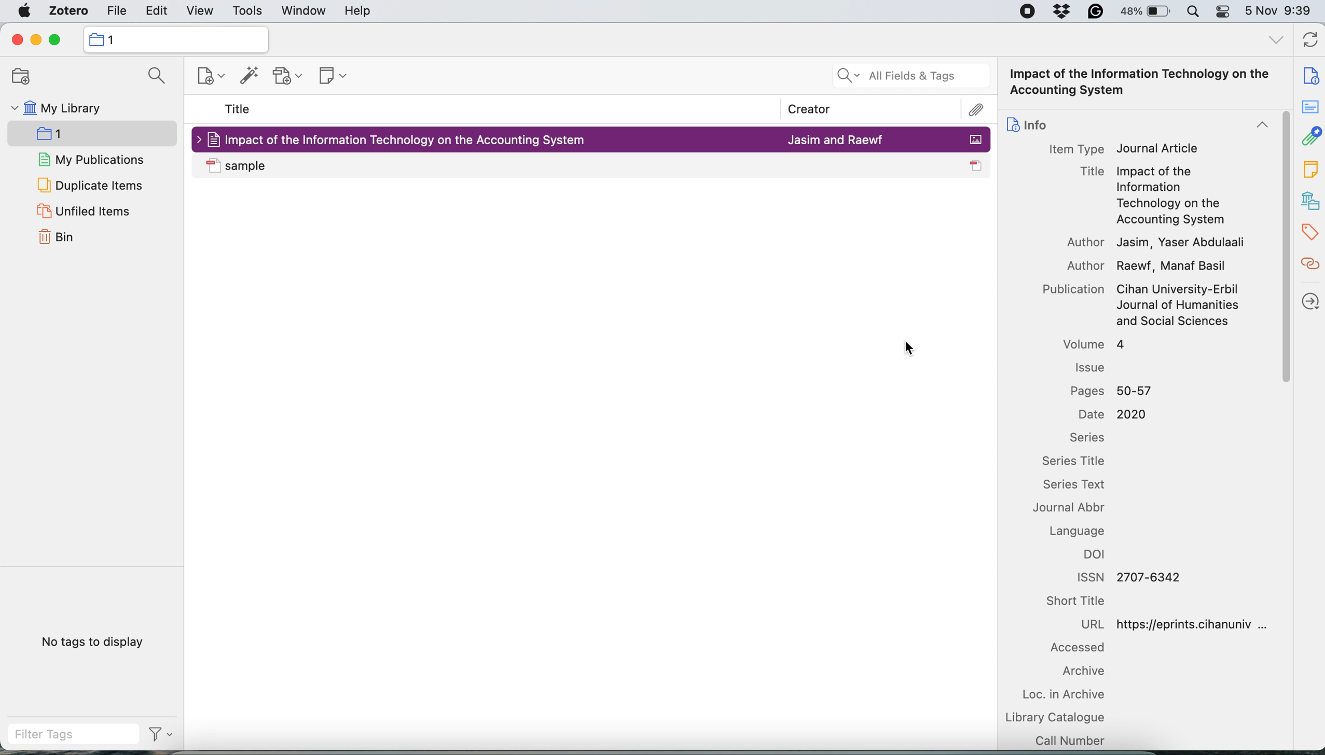 Image resolution: width=1325 pixels, height=755 pixels. I want to click on Cihan University-Erbil Journal of Humanities and Social Sciences, so click(1180, 305).